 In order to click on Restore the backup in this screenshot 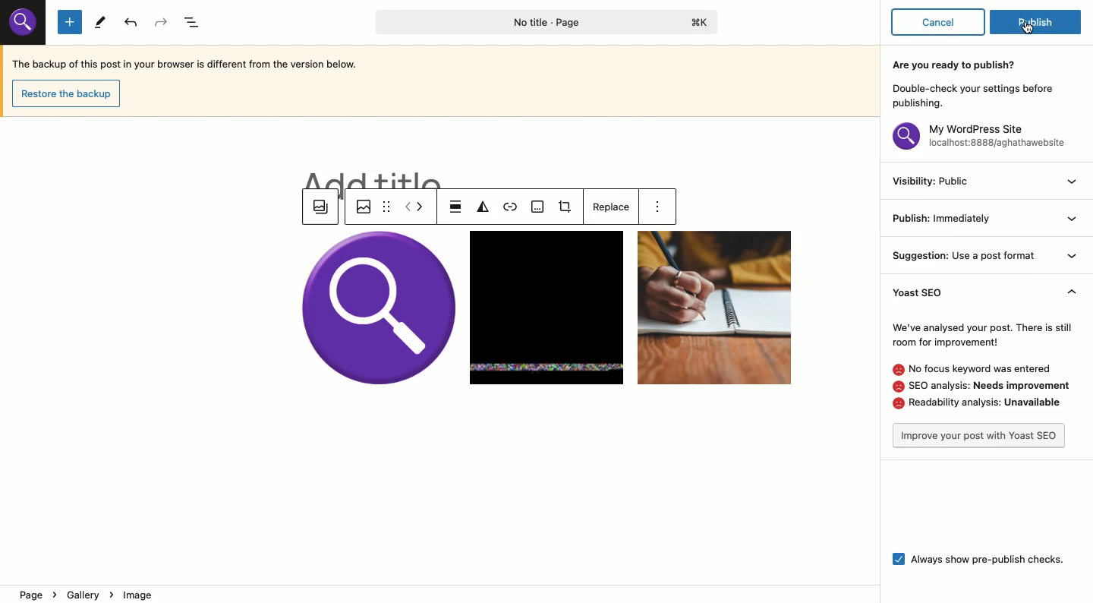, I will do `click(68, 93)`.